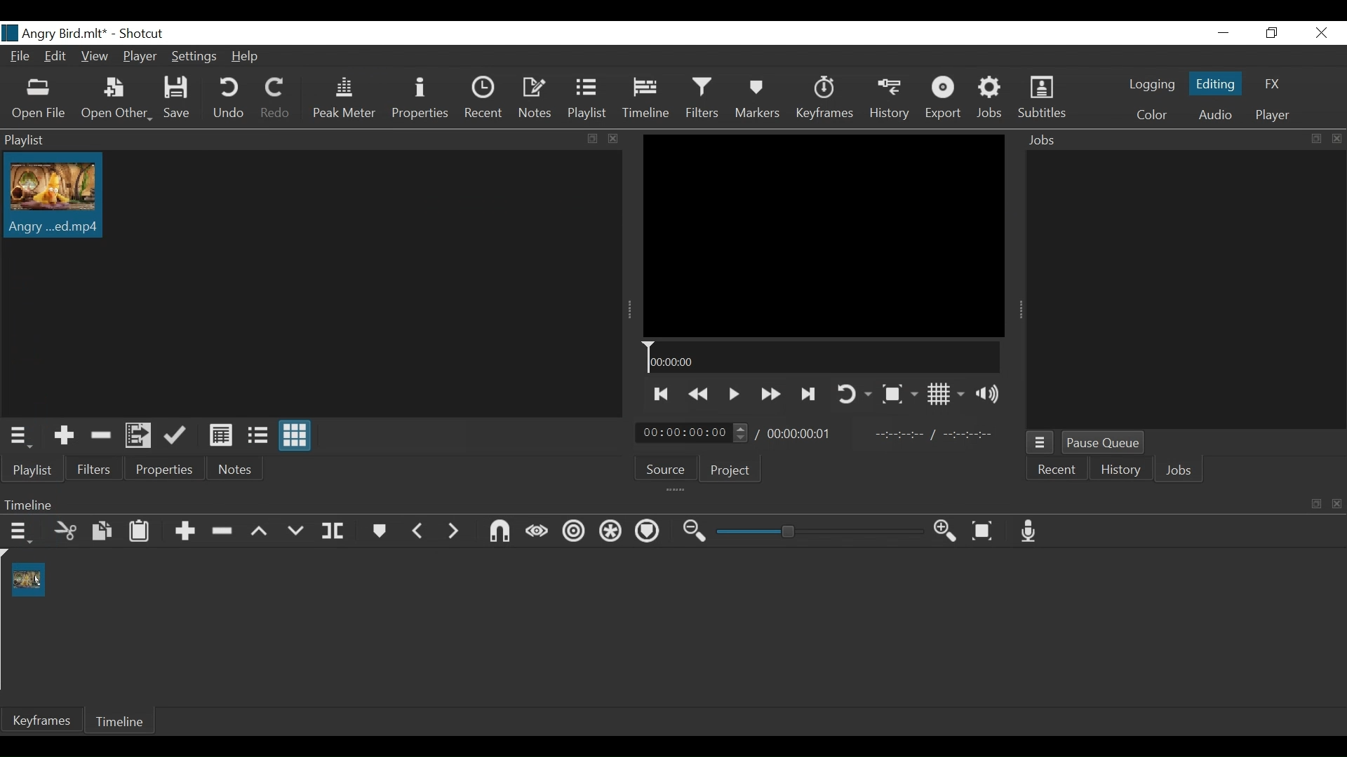 The width and height of the screenshot is (1347, 757). Describe the element at coordinates (944, 98) in the screenshot. I see `Export` at that location.